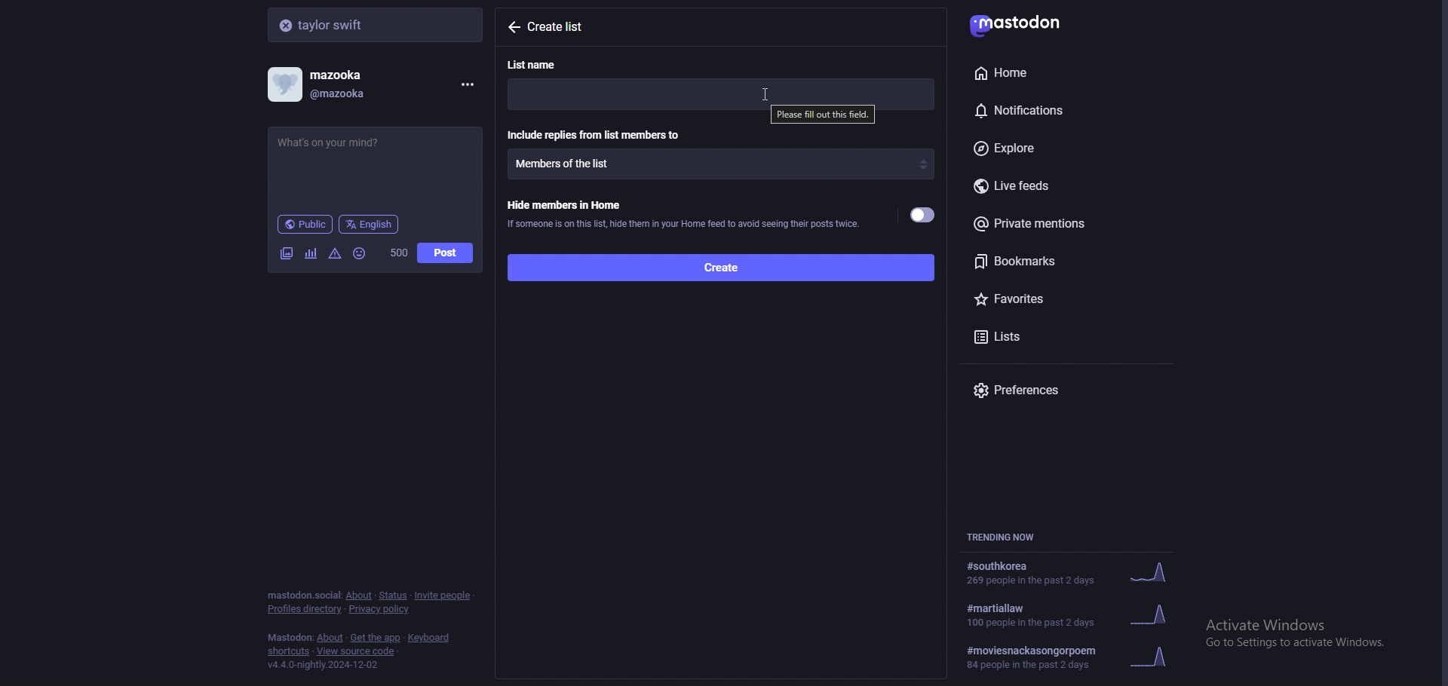 This screenshot has height=686, width=1448. I want to click on language, so click(370, 223).